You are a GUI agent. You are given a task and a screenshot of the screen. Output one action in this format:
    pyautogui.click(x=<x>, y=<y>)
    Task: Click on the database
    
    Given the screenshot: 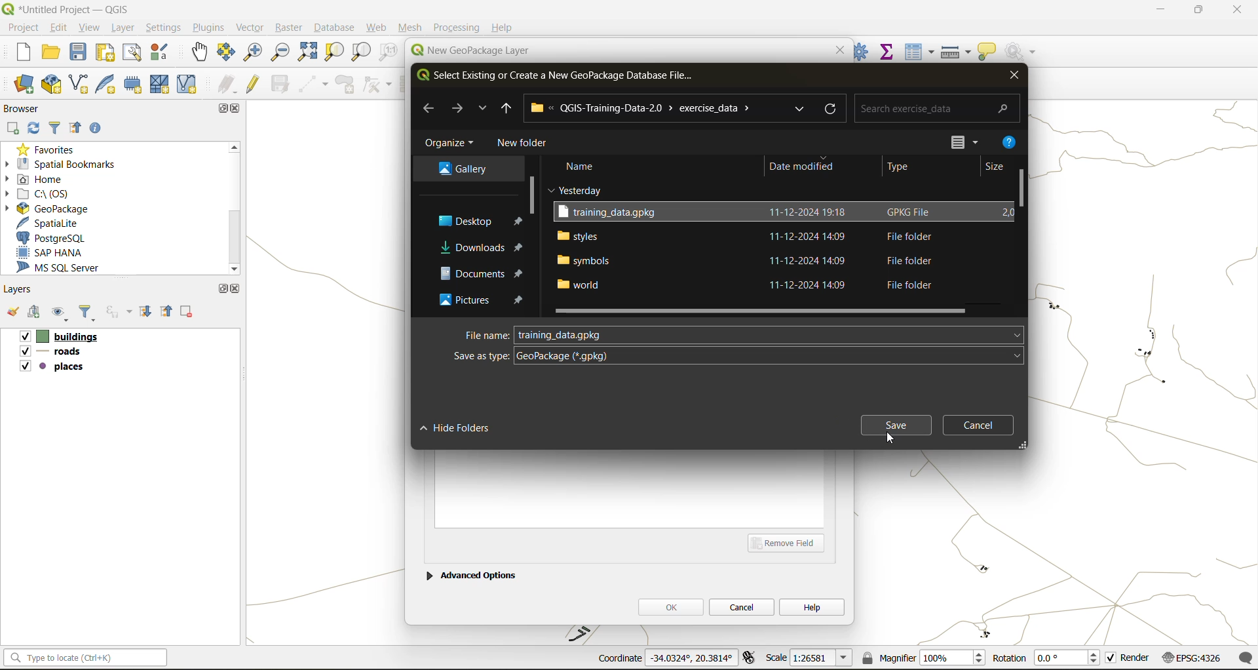 What is the action you would take?
    pyautogui.click(x=337, y=29)
    